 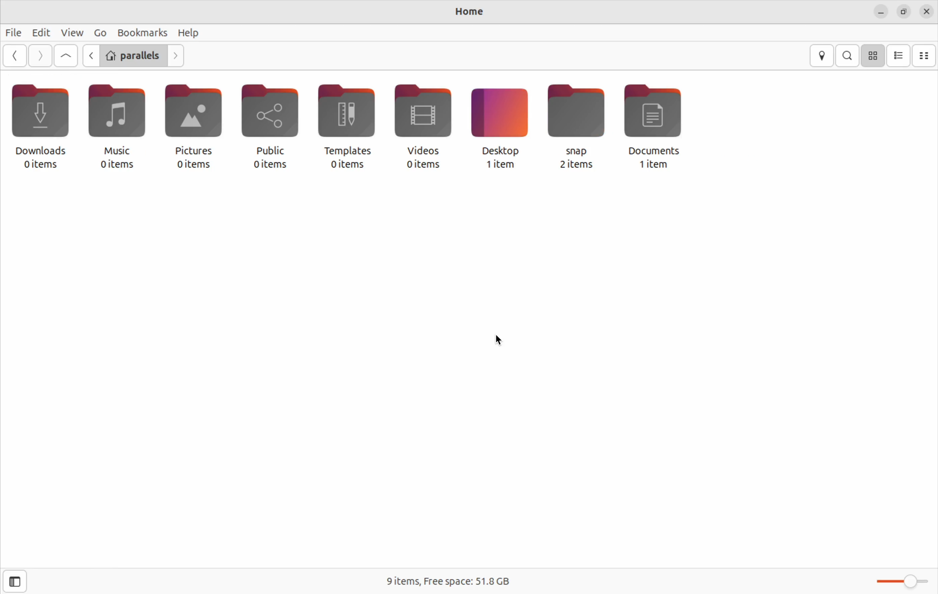 What do you see at coordinates (874, 56) in the screenshot?
I see `icon view` at bounding box center [874, 56].